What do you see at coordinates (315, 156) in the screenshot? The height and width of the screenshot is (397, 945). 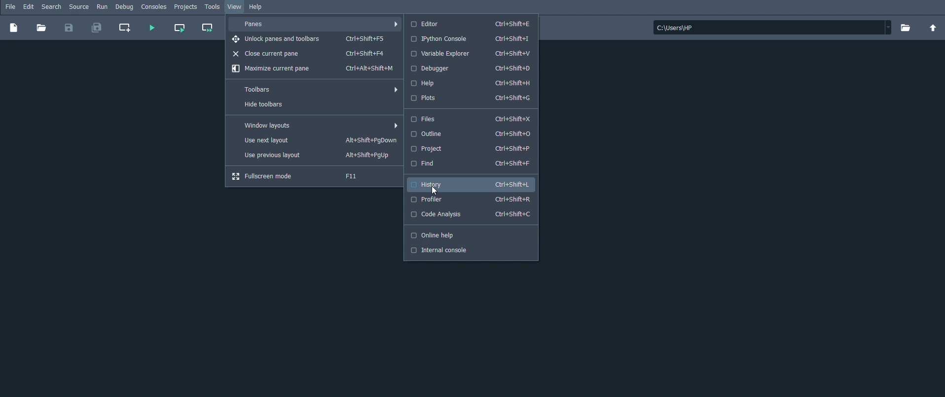 I see `Use previous layout` at bounding box center [315, 156].